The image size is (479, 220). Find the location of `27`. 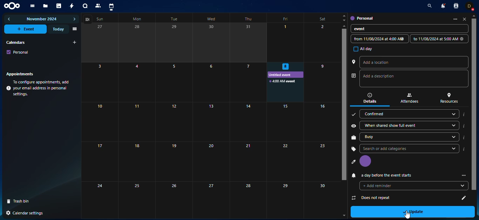

27 is located at coordinates (99, 43).